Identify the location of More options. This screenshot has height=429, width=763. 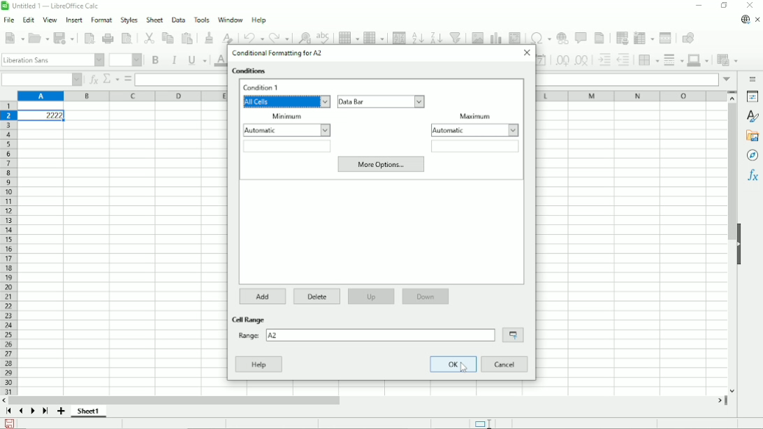
(381, 165).